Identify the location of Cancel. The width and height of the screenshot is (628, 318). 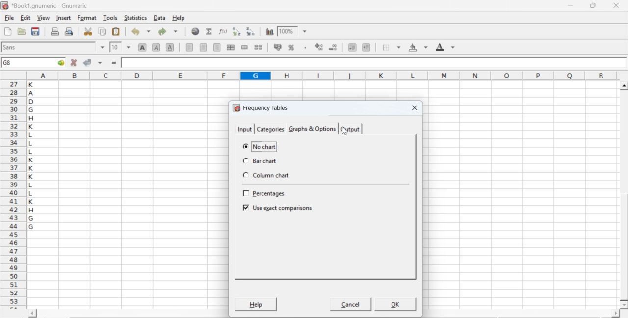
(351, 306).